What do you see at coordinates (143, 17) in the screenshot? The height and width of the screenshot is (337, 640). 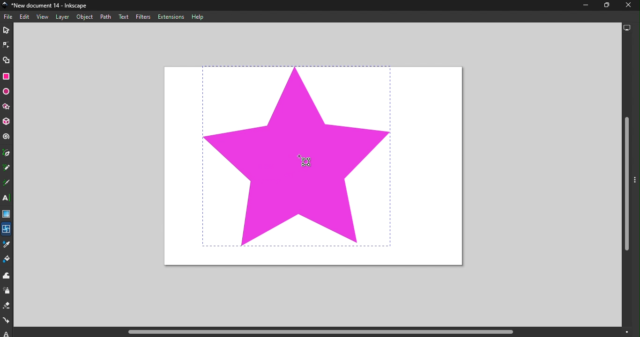 I see `Filters` at bounding box center [143, 17].